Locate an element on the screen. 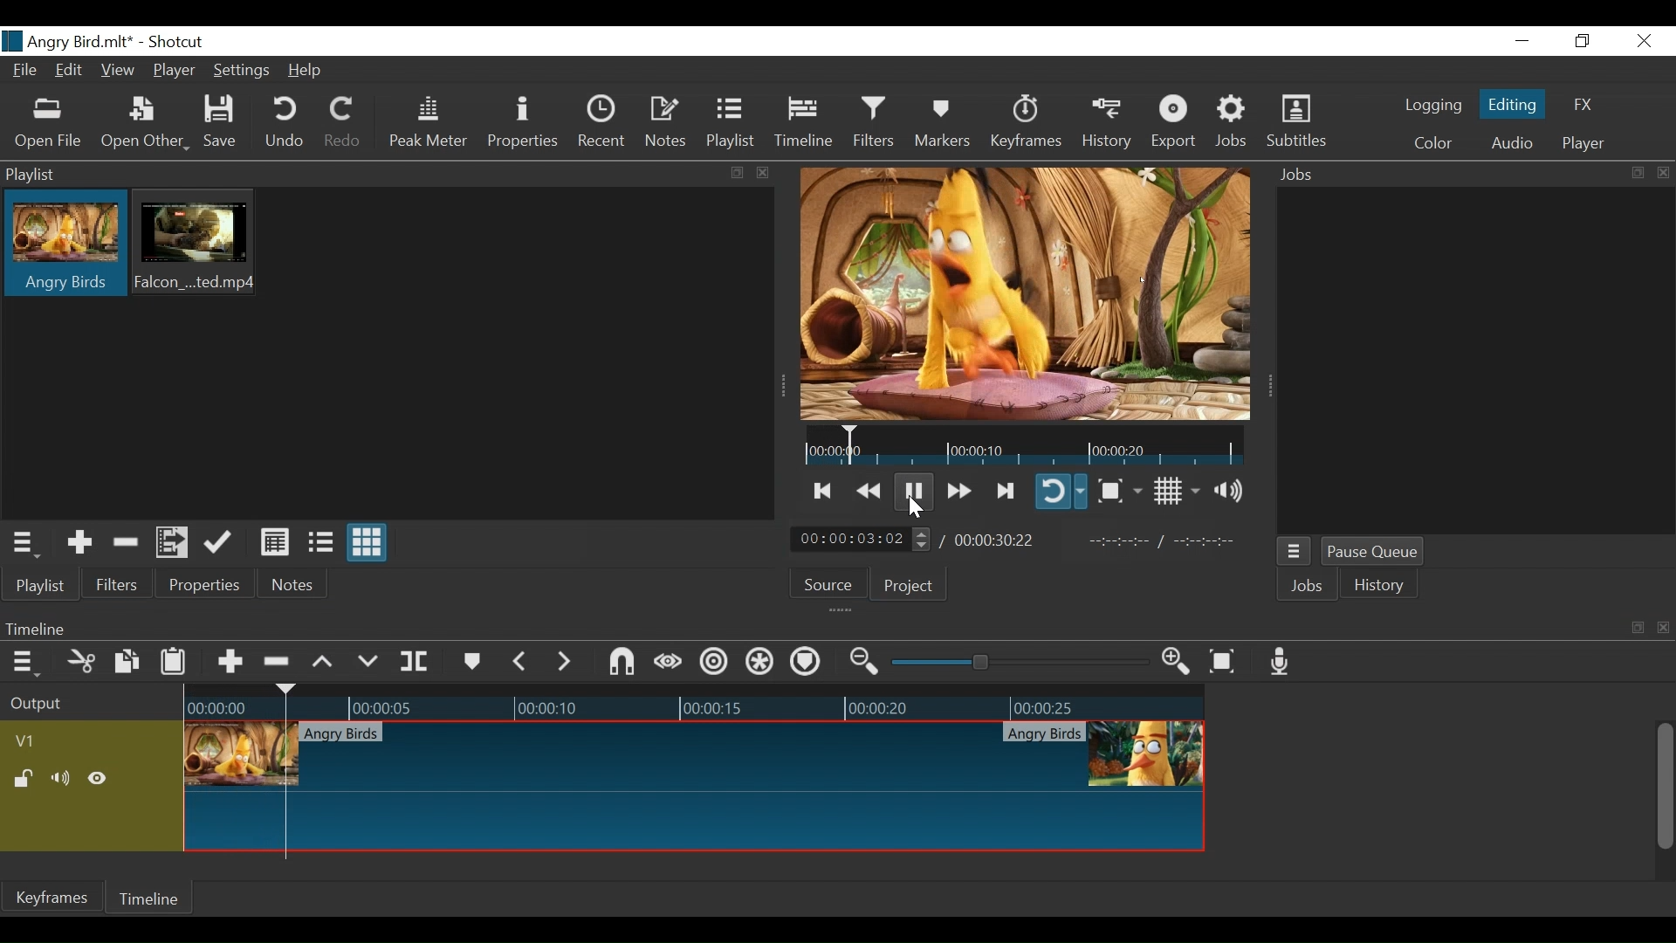  Editing is located at coordinates (1513, 107).